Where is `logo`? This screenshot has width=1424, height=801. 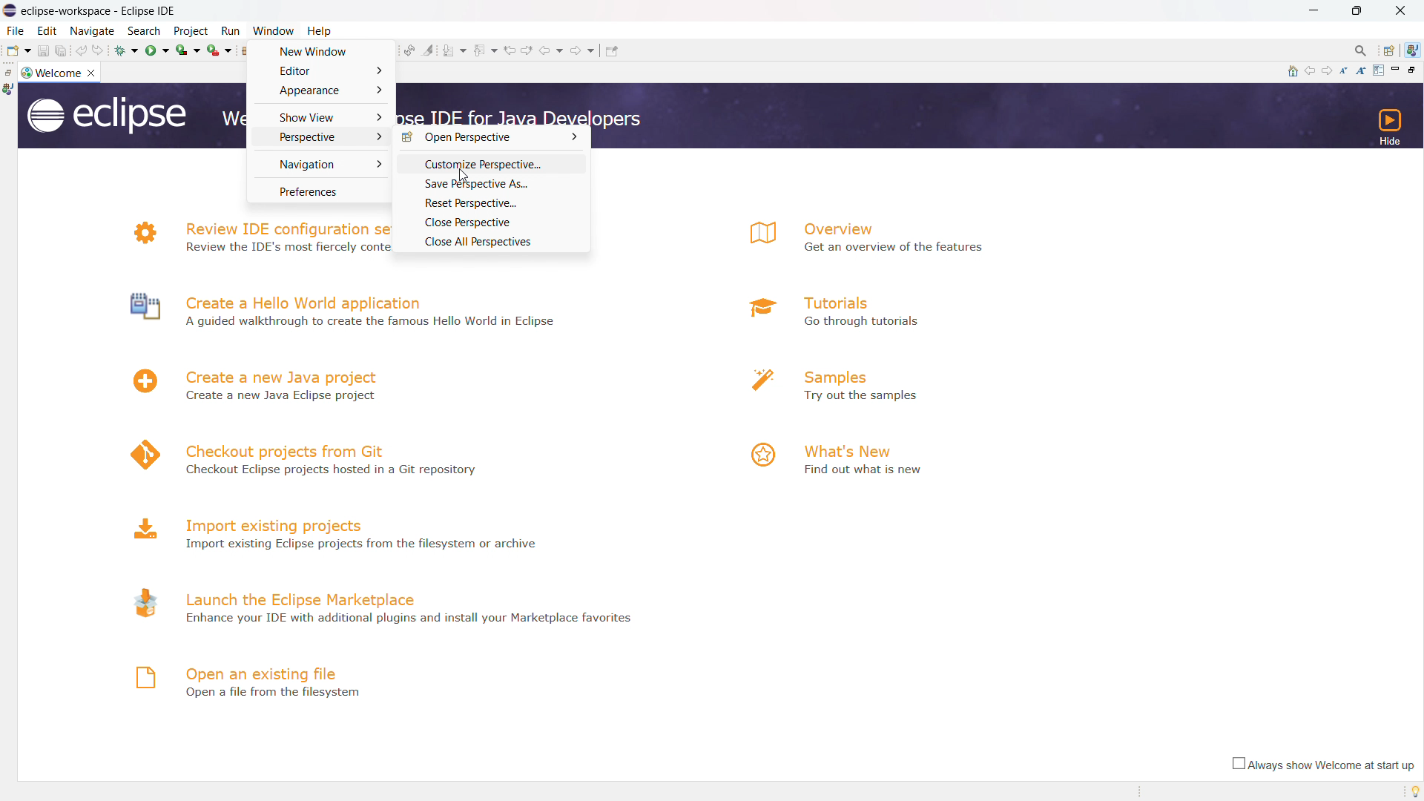
logo is located at coordinates (138, 309).